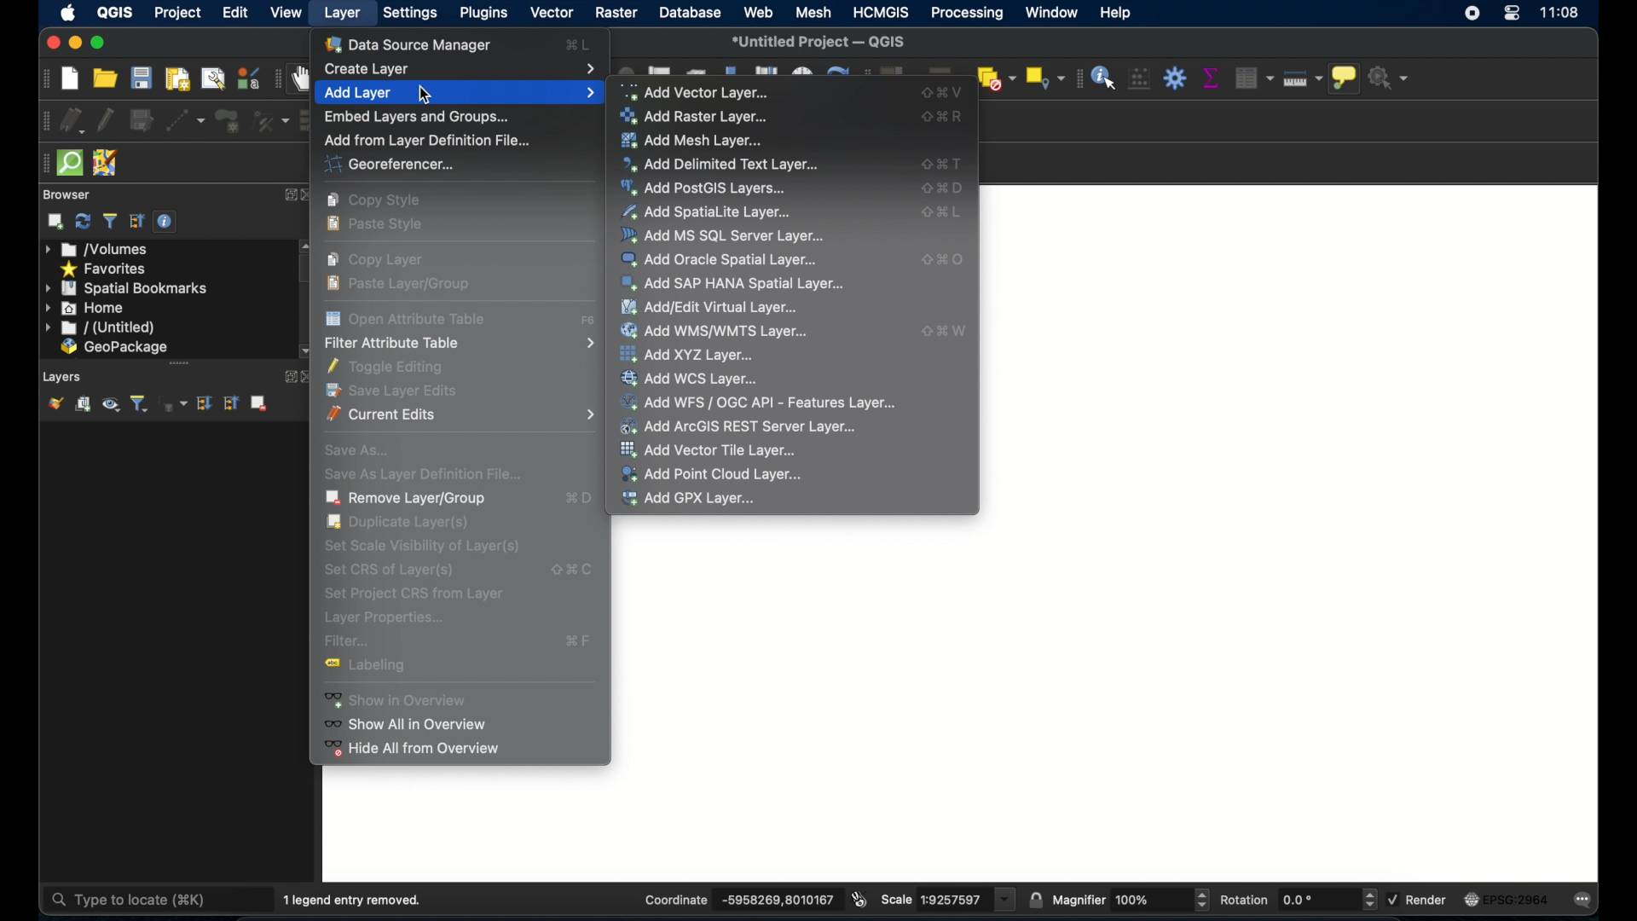 The height and width of the screenshot is (921, 1637). What do you see at coordinates (1561, 14) in the screenshot?
I see `time` at bounding box center [1561, 14].